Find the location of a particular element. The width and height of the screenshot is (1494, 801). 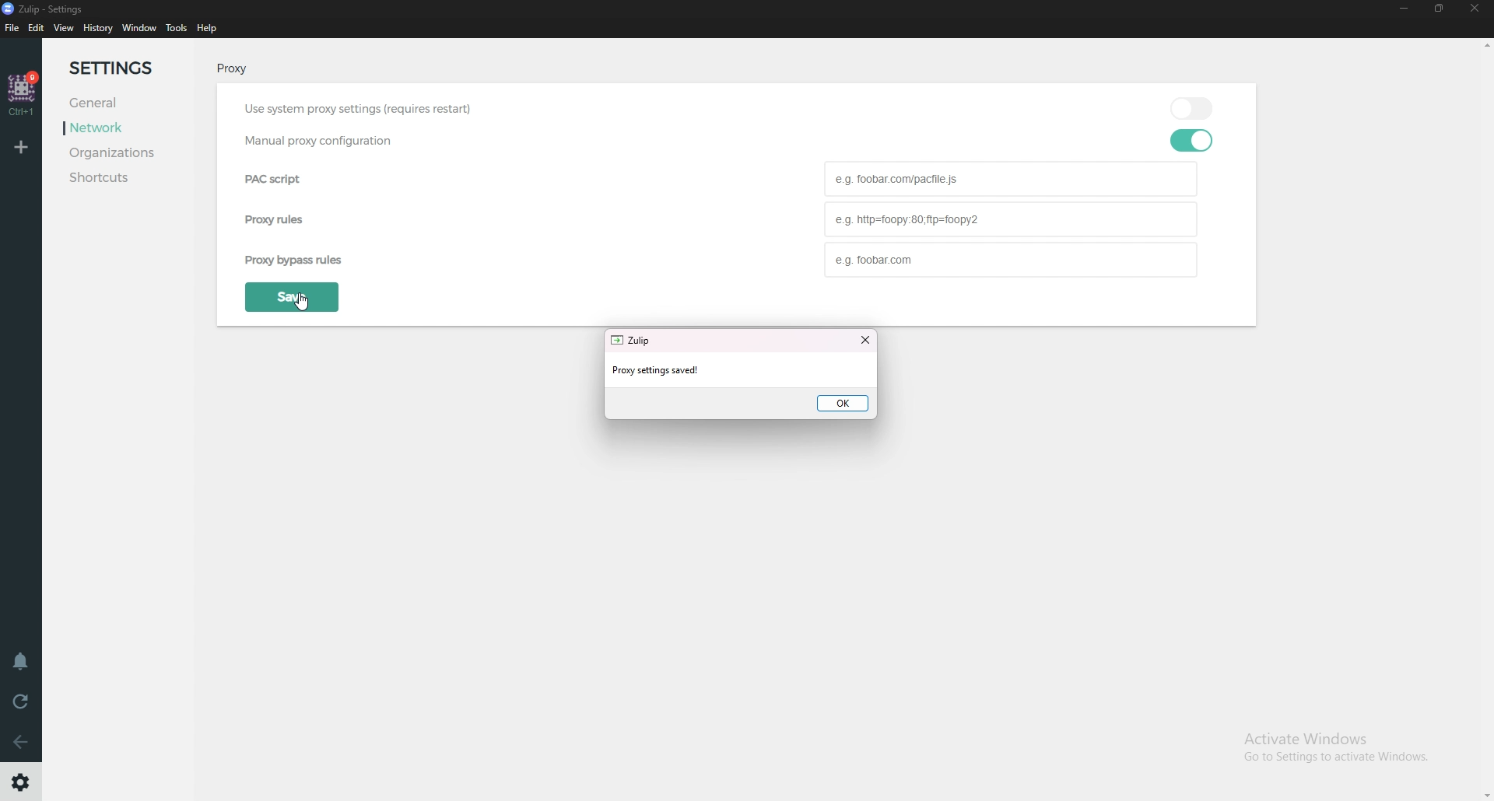

Proxy rules is located at coordinates (1010, 219).